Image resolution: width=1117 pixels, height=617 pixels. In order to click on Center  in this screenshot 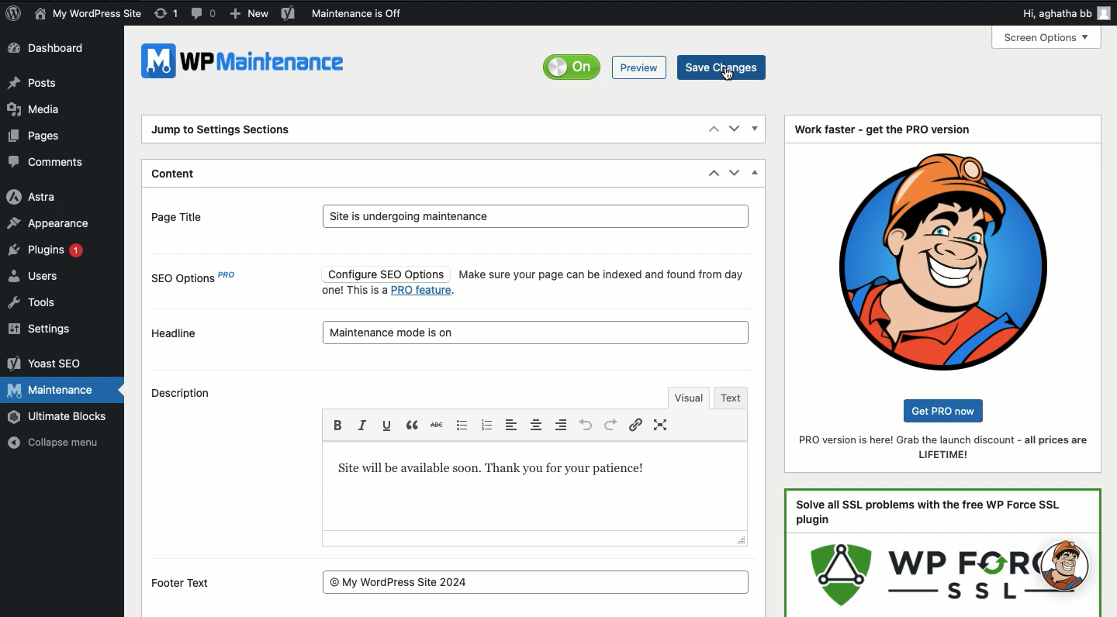, I will do `click(538, 425)`.